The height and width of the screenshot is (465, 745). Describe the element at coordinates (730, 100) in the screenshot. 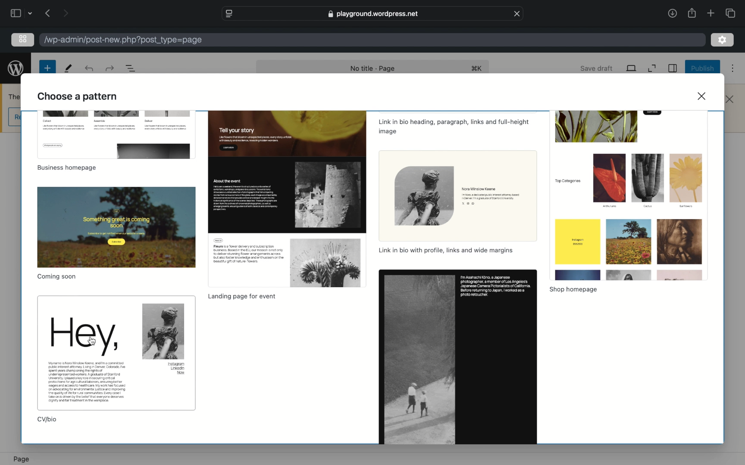

I see `close` at that location.